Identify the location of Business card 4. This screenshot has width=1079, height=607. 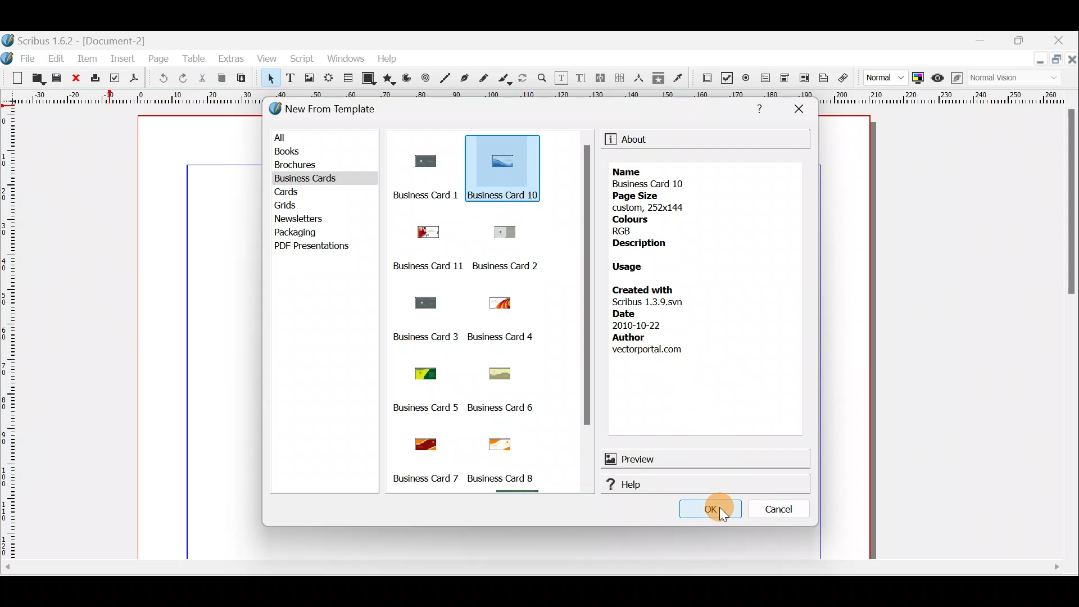
(505, 337).